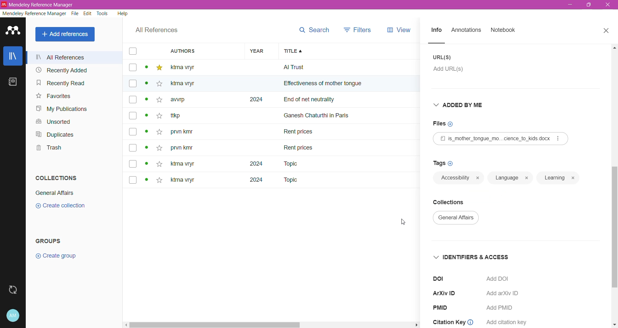  Describe the element at coordinates (13, 316) in the screenshot. I see `Account and Help` at that location.